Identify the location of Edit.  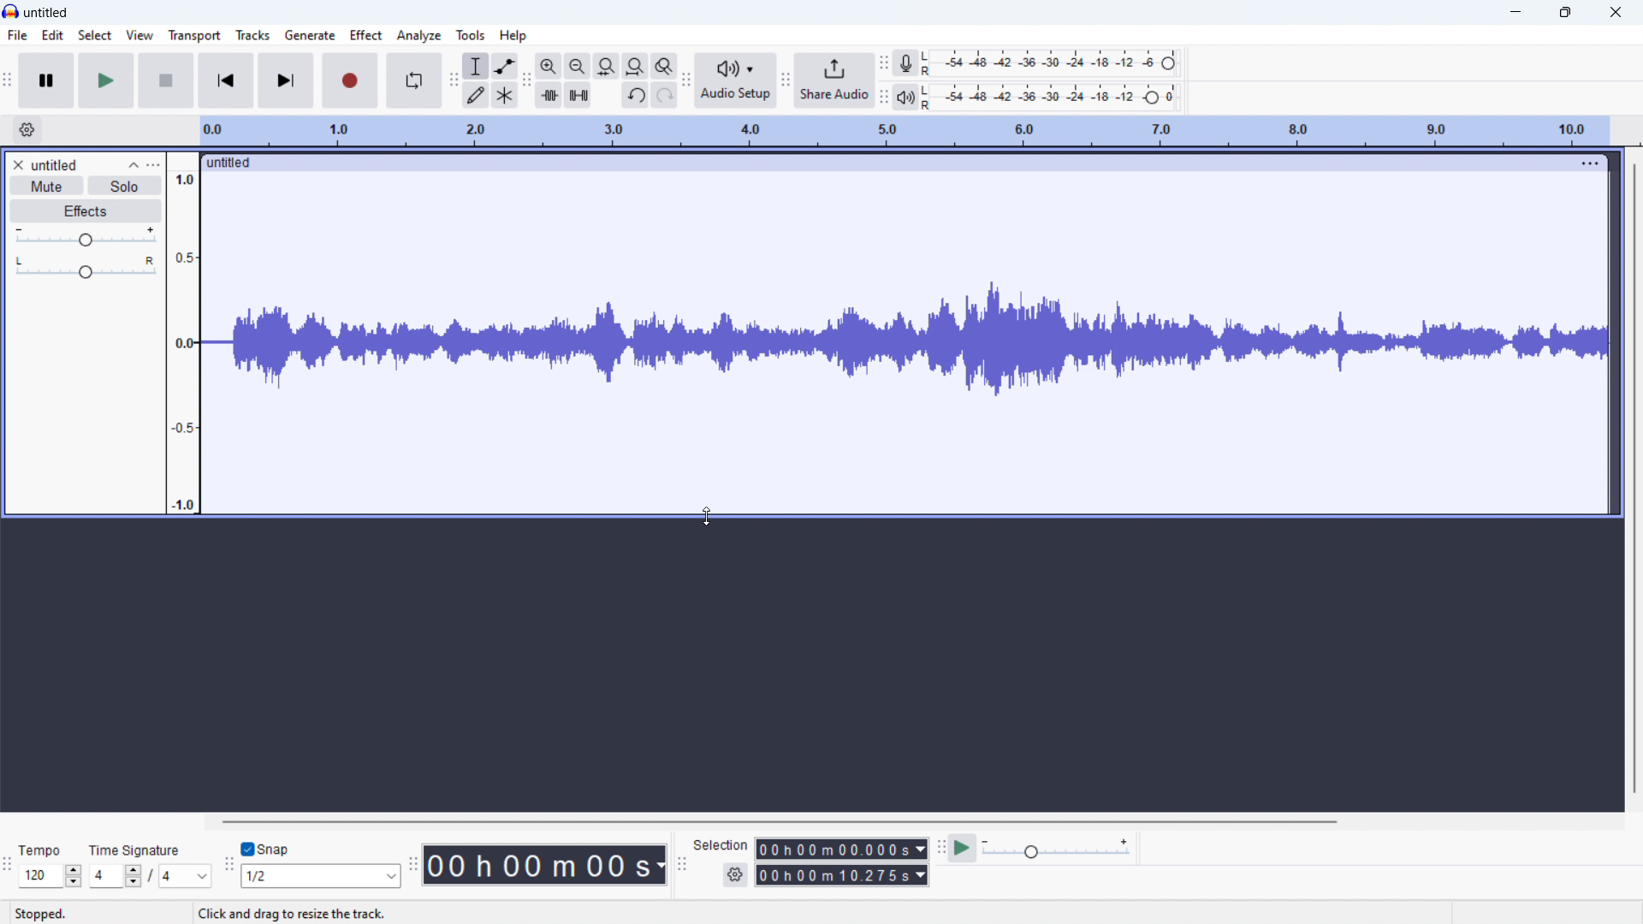
(52, 34).